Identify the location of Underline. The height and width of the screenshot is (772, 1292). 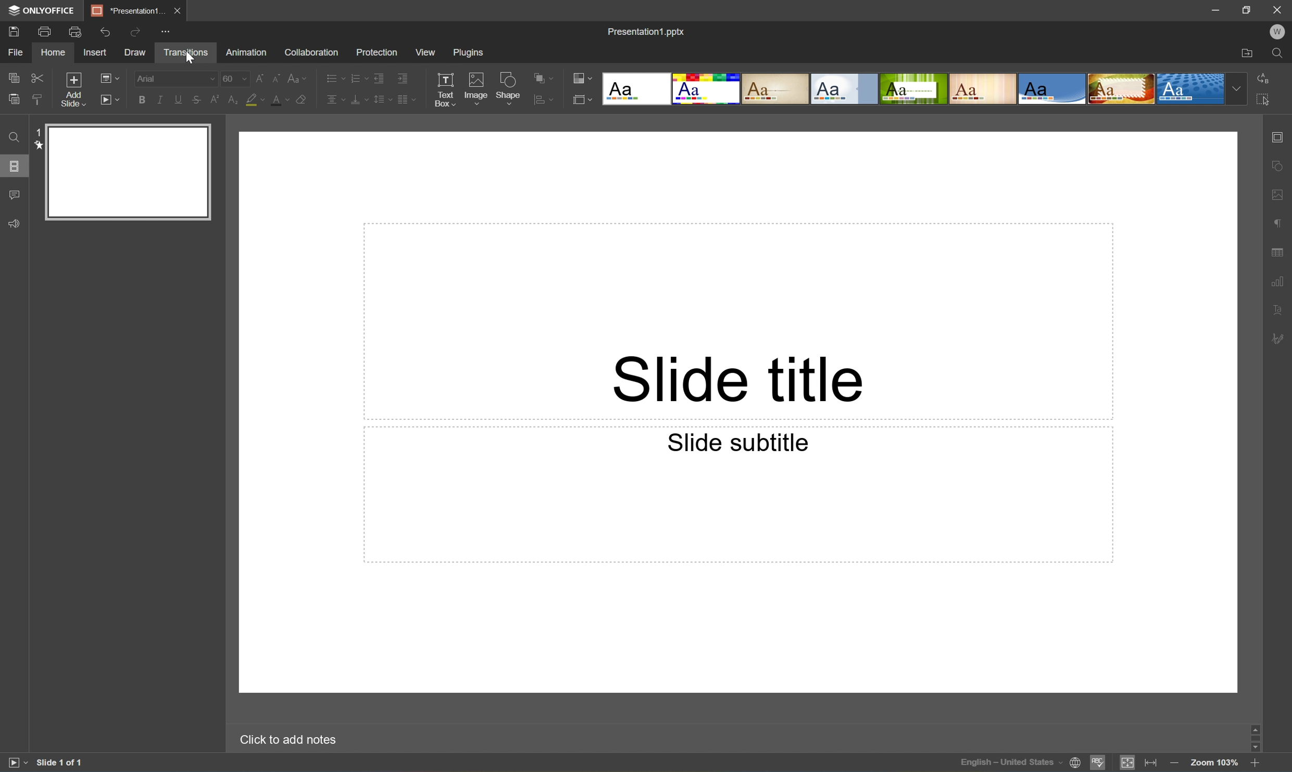
(159, 99).